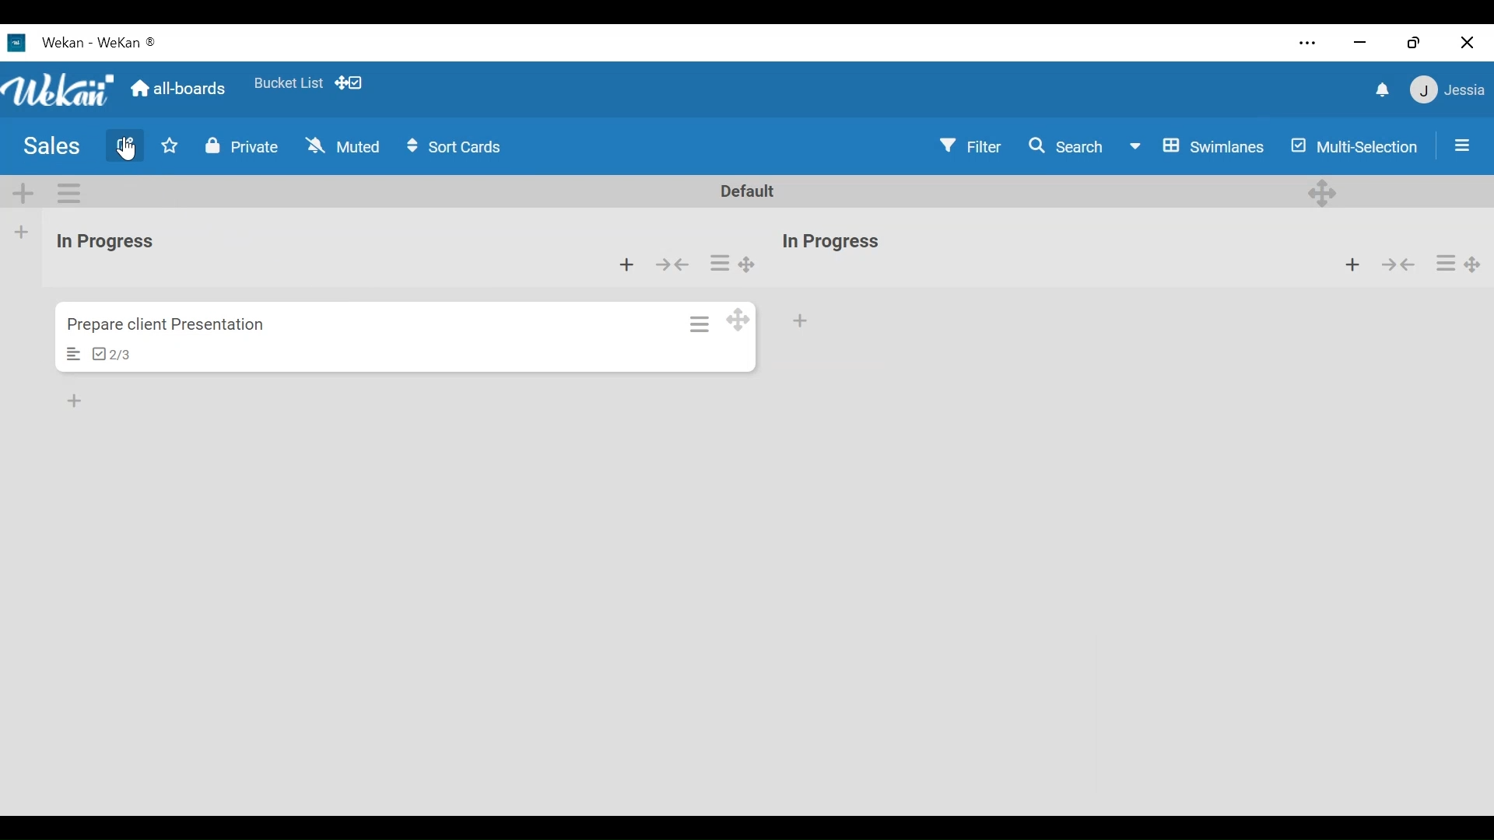  What do you see at coordinates (1384, 90) in the screenshot?
I see `notifications` at bounding box center [1384, 90].